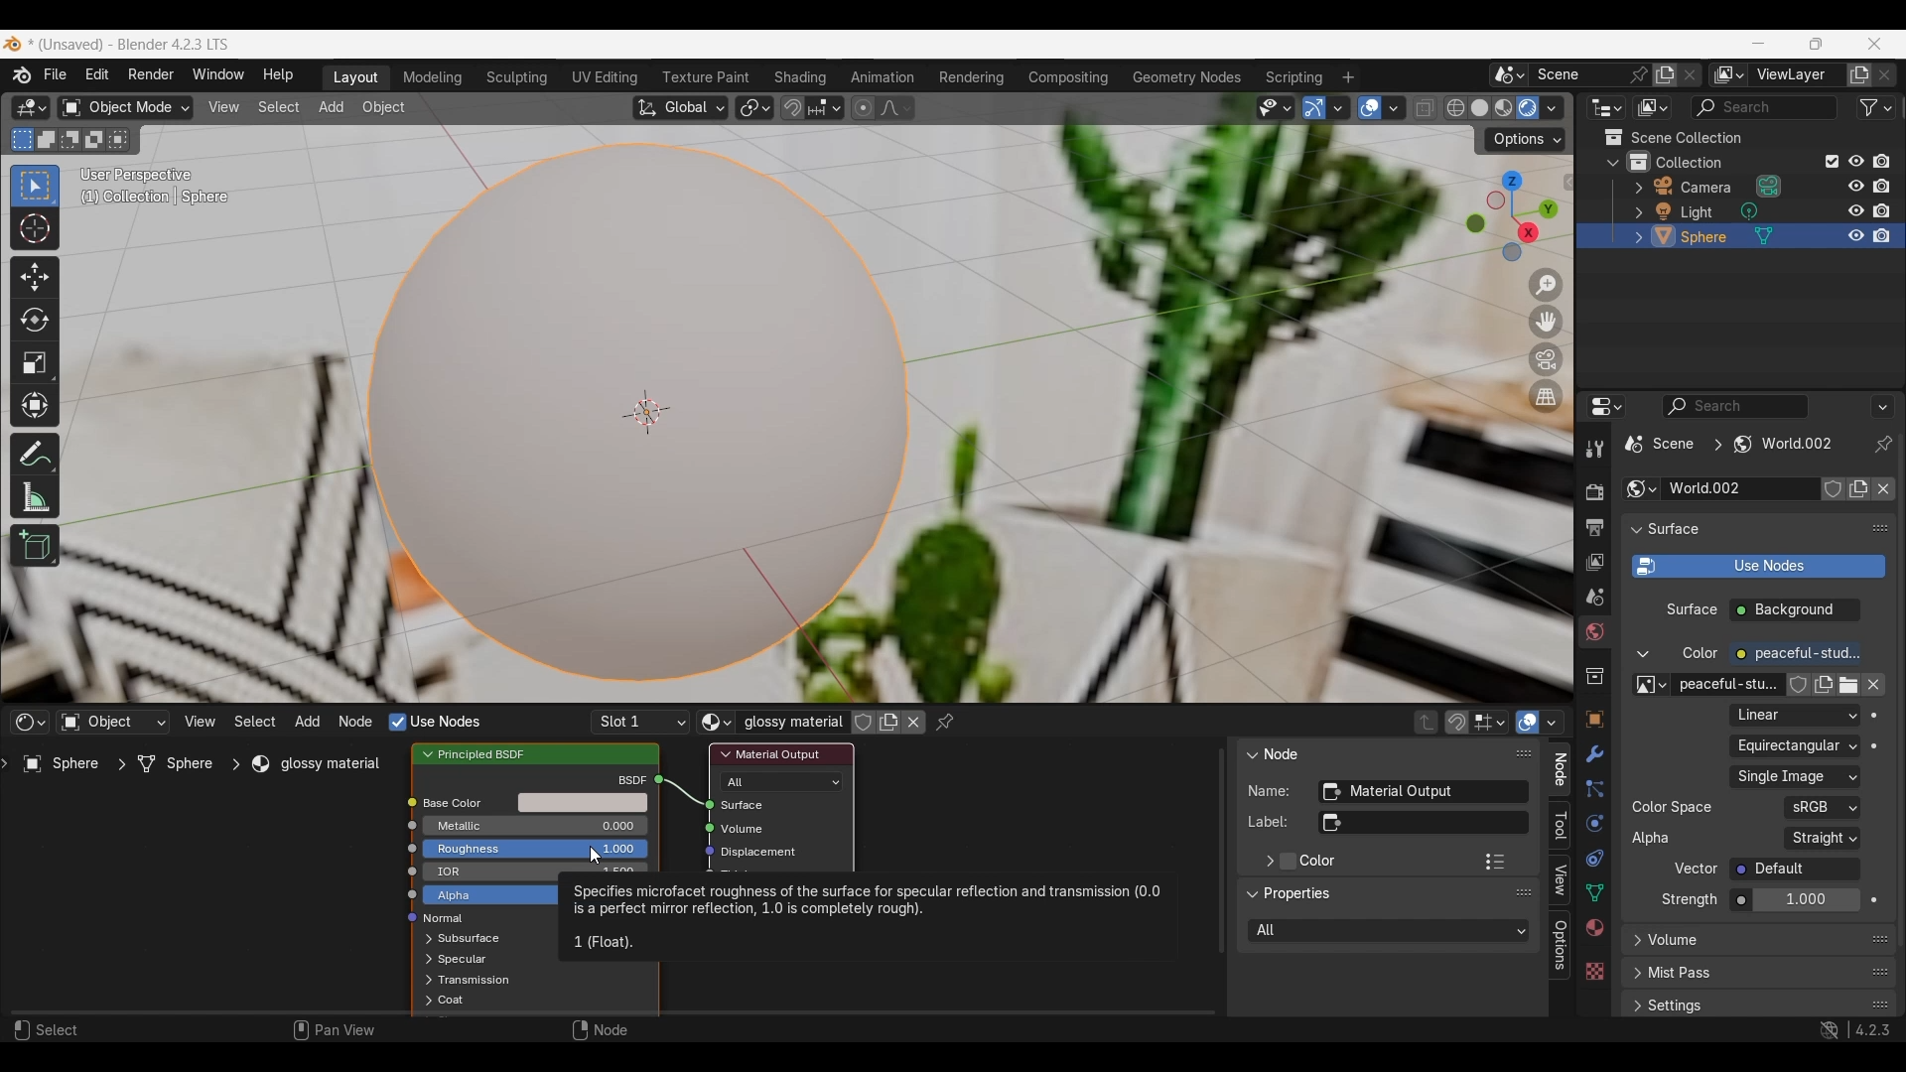 The height and width of the screenshot is (1072, 1906). I want to click on List of slots, so click(640, 723).